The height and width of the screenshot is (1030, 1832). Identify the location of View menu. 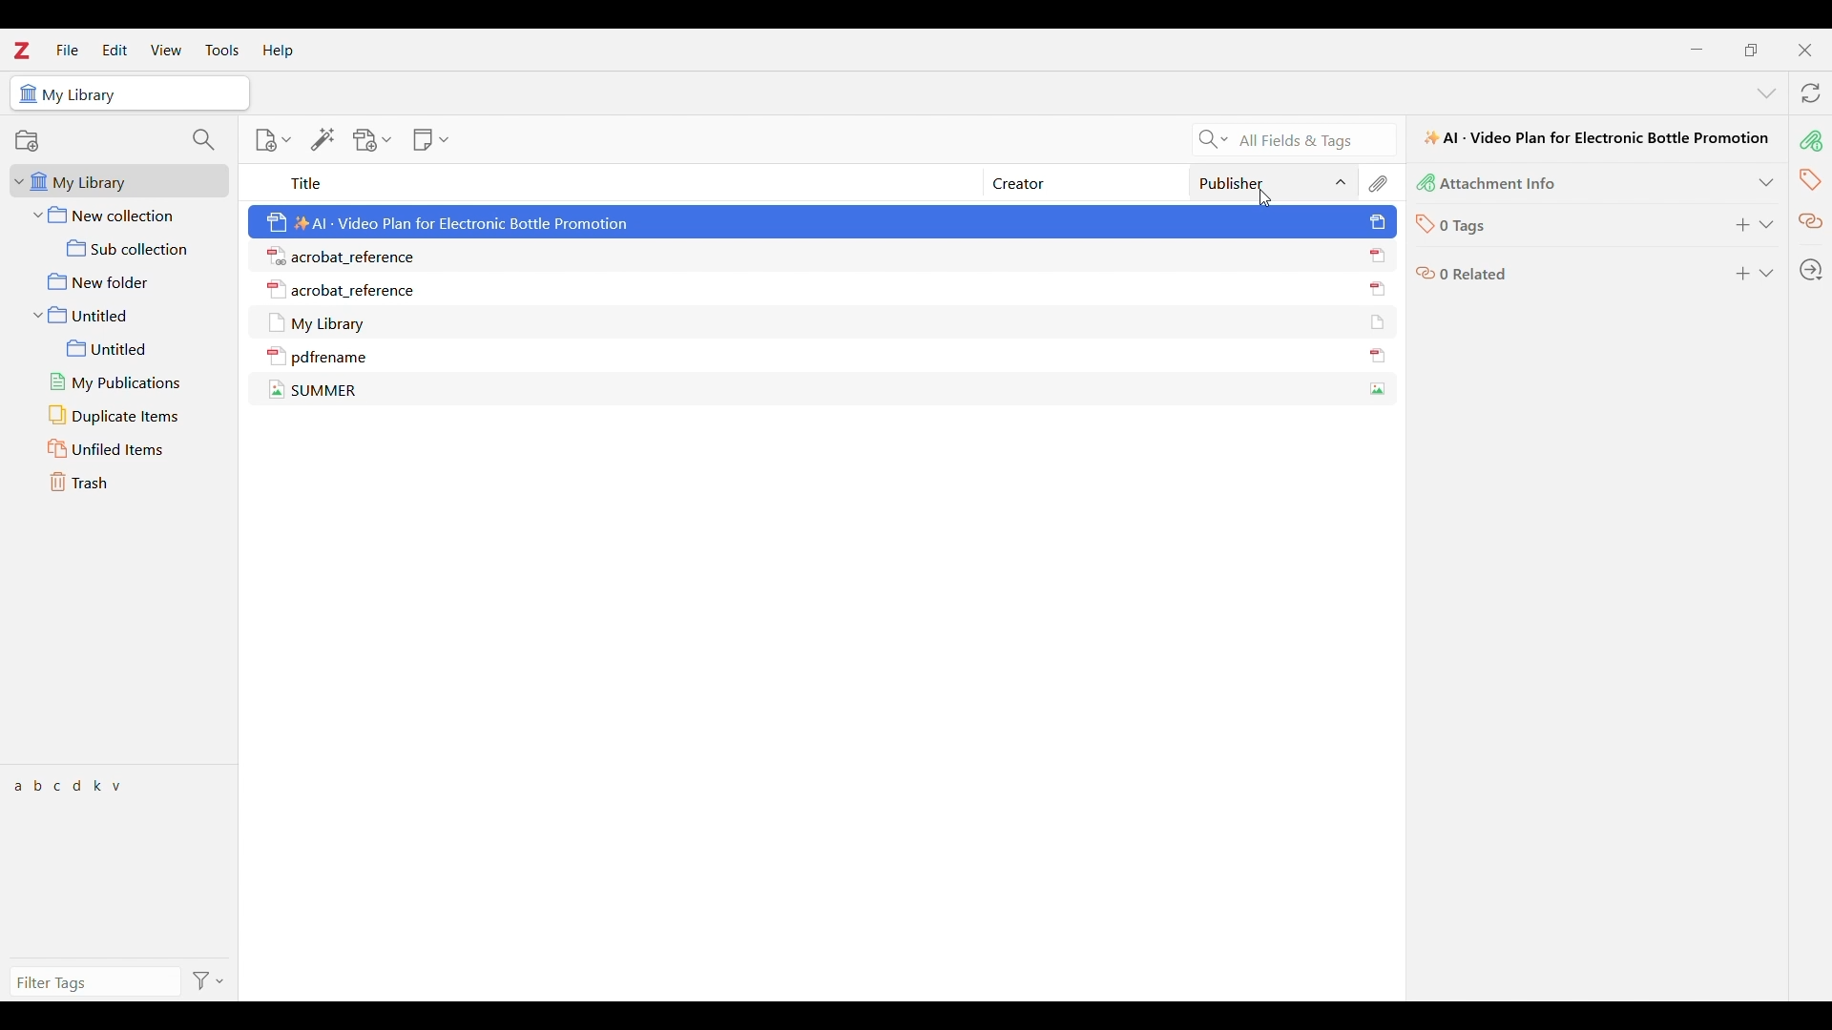
(166, 50).